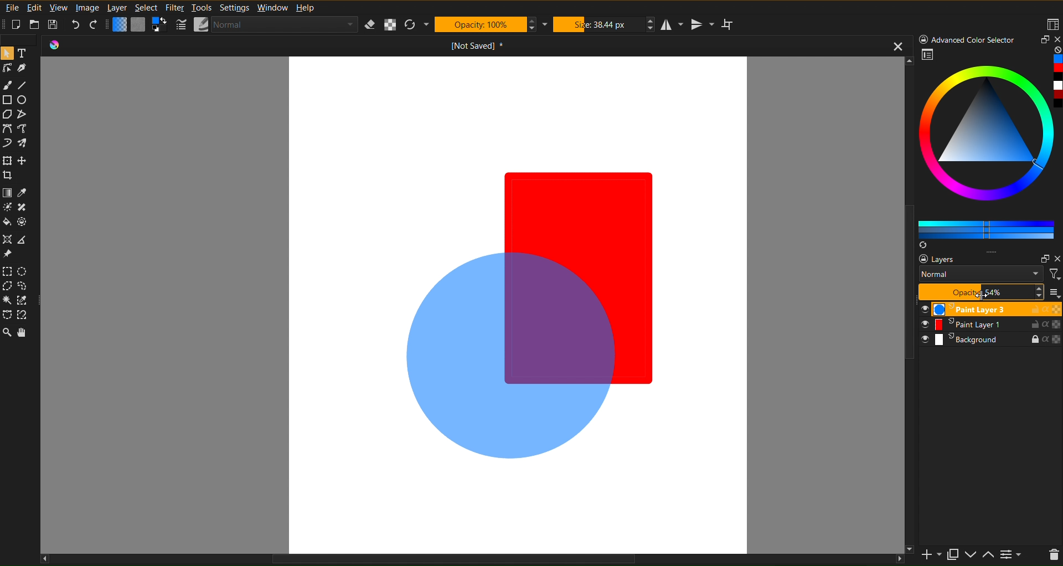 The image size is (1063, 566). Describe the element at coordinates (990, 341) in the screenshot. I see `Background` at that location.